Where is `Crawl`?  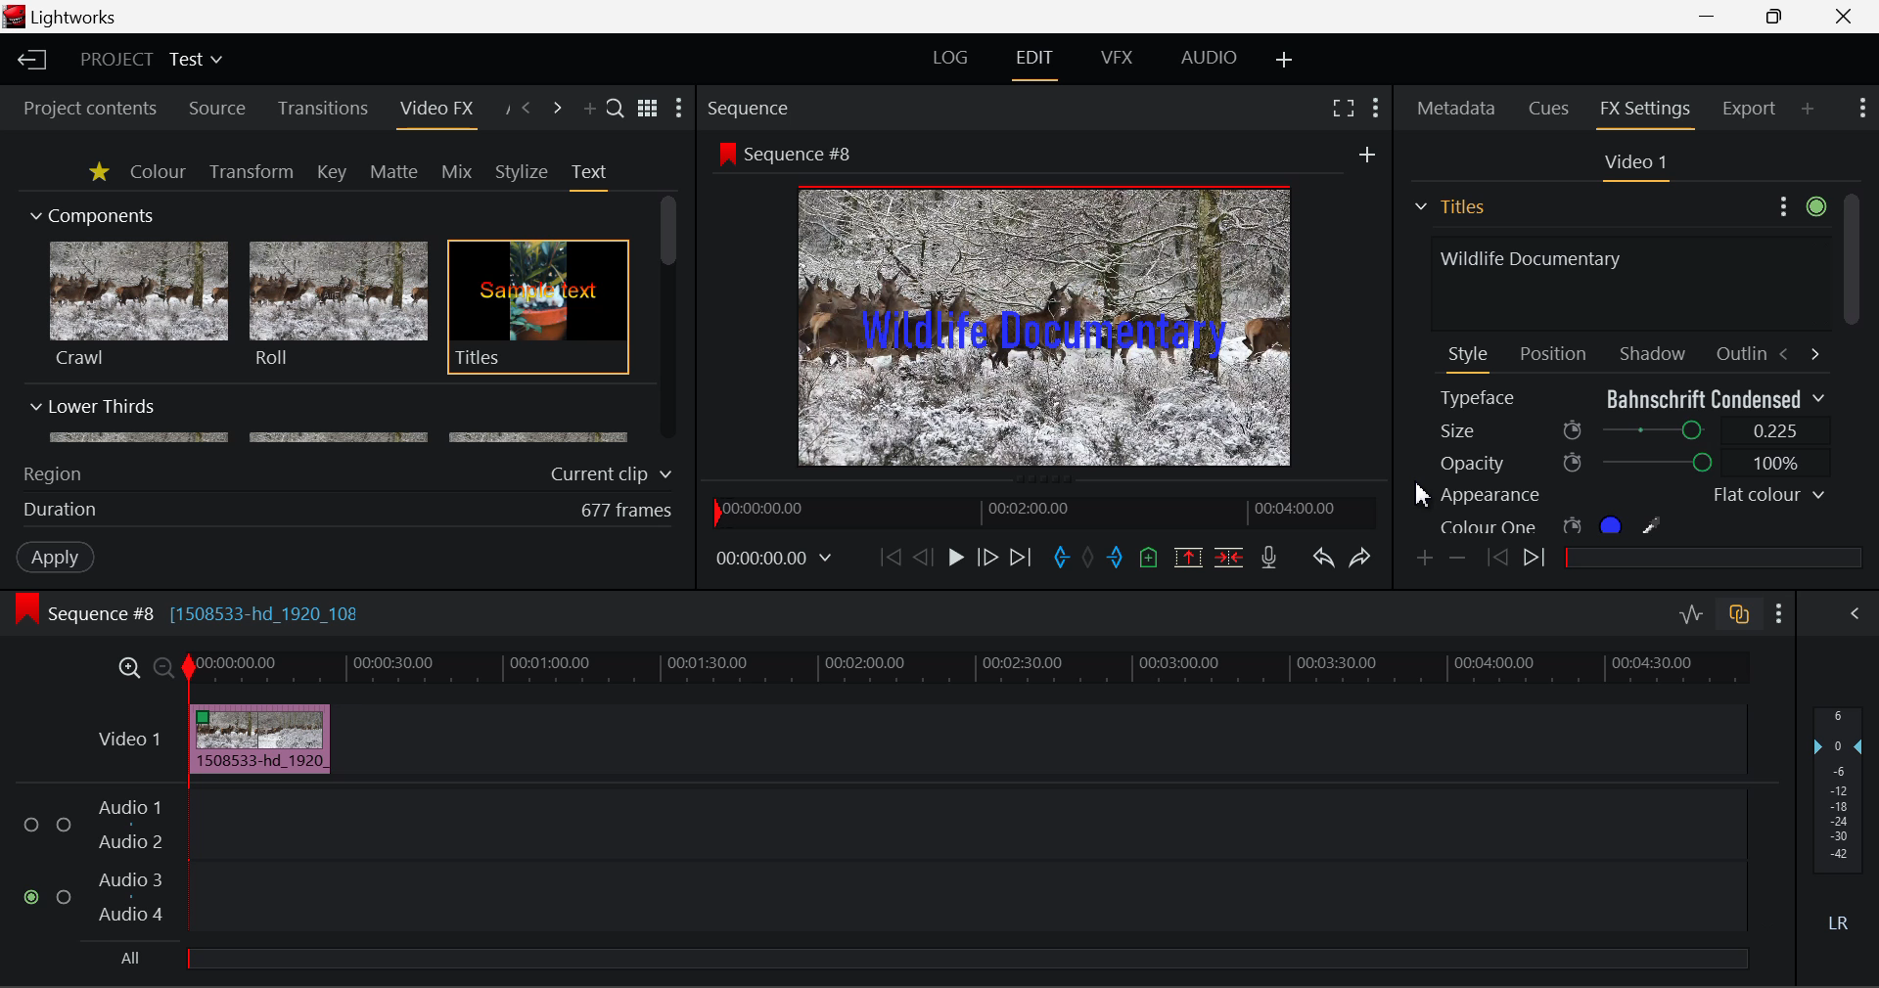
Crawl is located at coordinates (139, 304).